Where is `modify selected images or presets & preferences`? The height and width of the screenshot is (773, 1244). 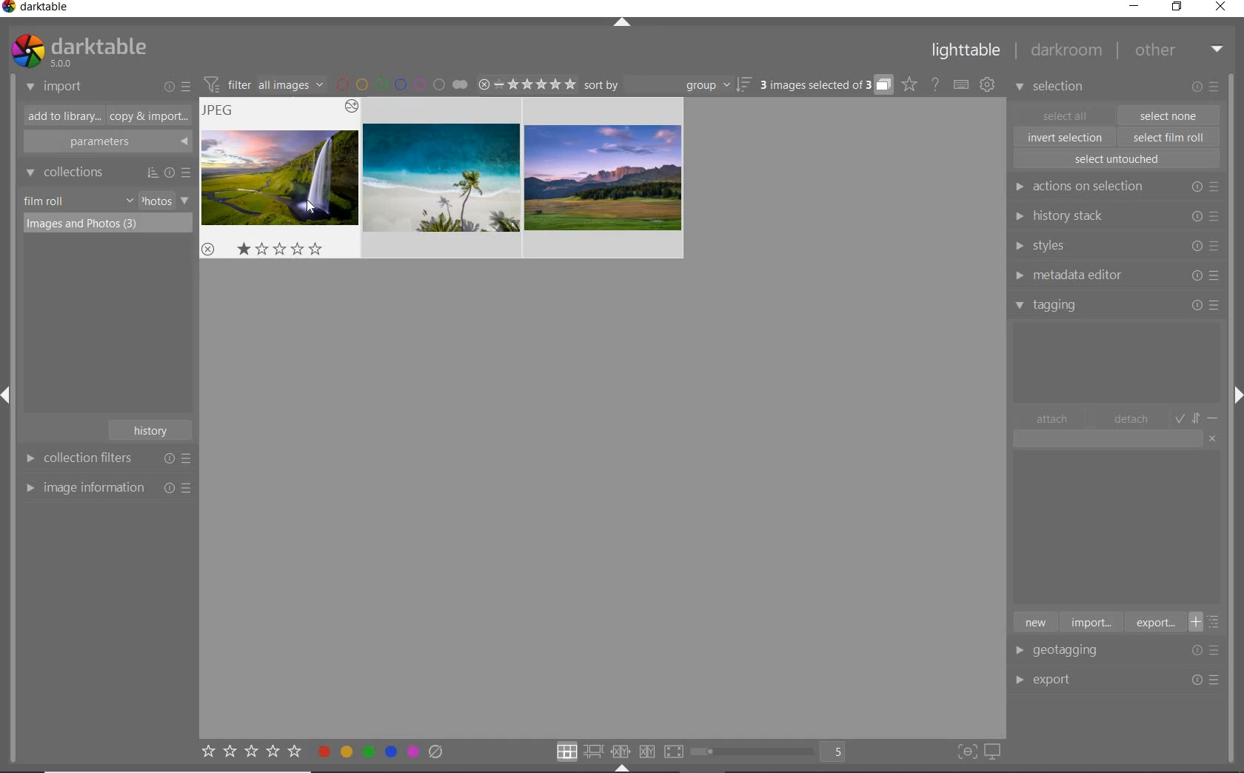 modify selected images or presets & preferences is located at coordinates (1208, 87).